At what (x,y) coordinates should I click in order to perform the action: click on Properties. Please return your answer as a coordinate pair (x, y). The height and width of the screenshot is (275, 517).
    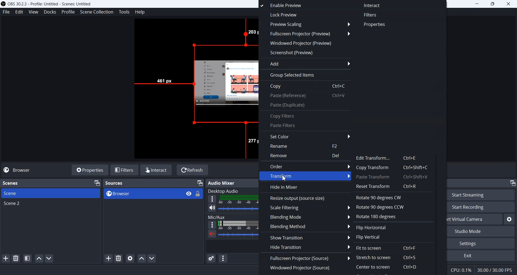
    Looking at the image, I should click on (375, 25).